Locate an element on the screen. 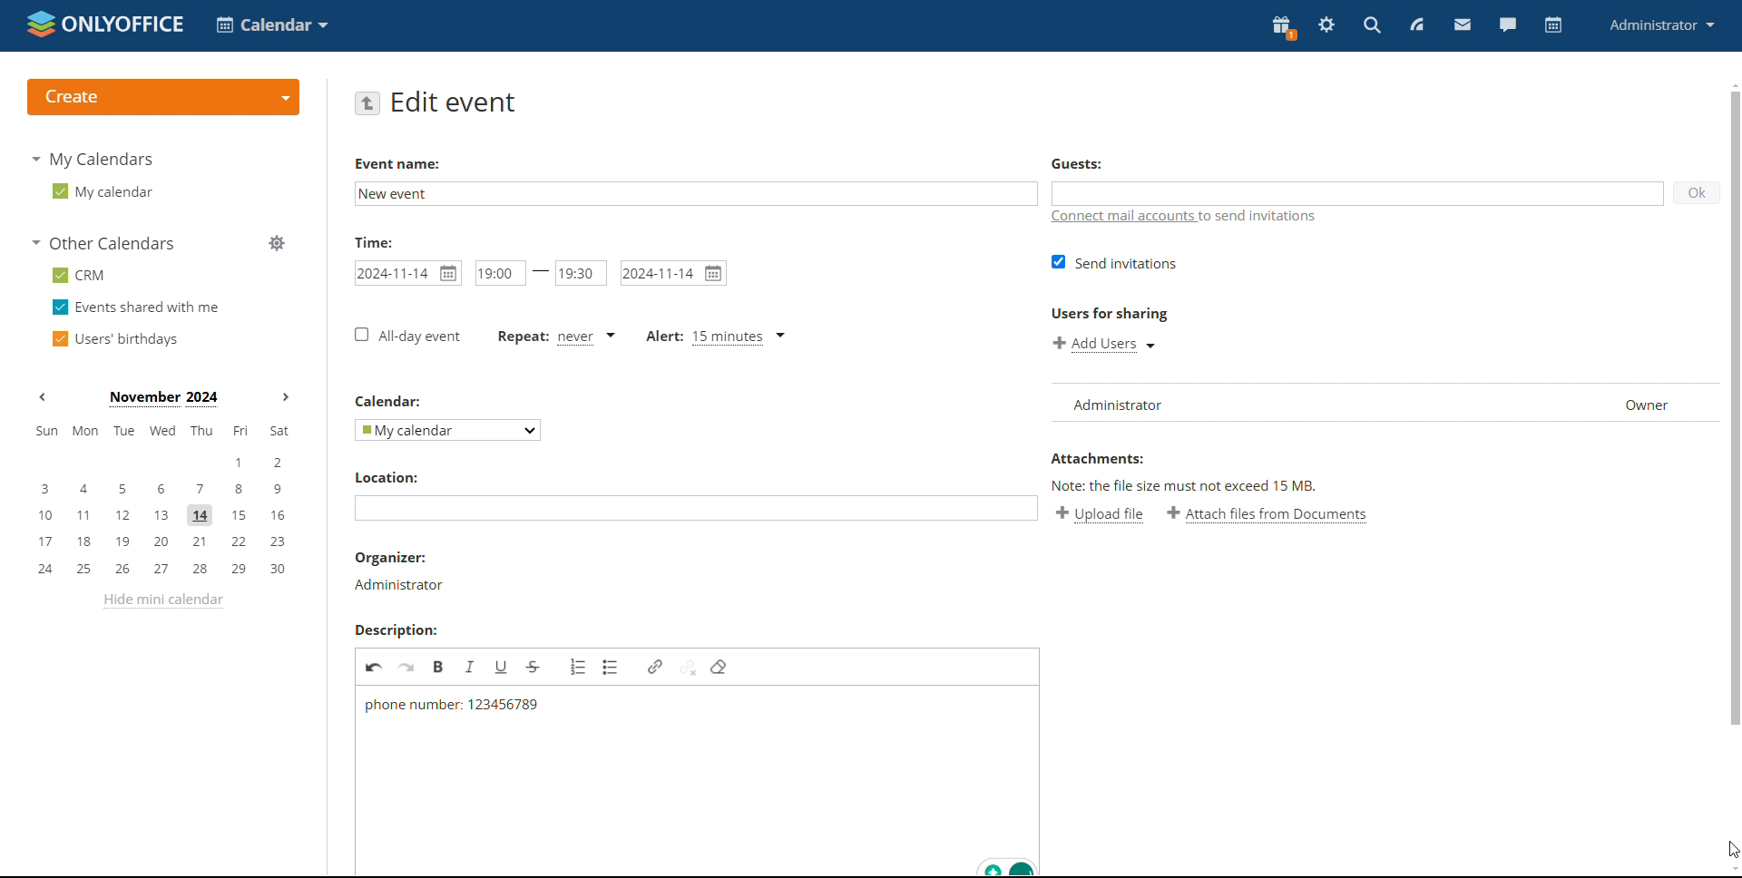 The image size is (1742, 878). redo is located at coordinates (406, 665).